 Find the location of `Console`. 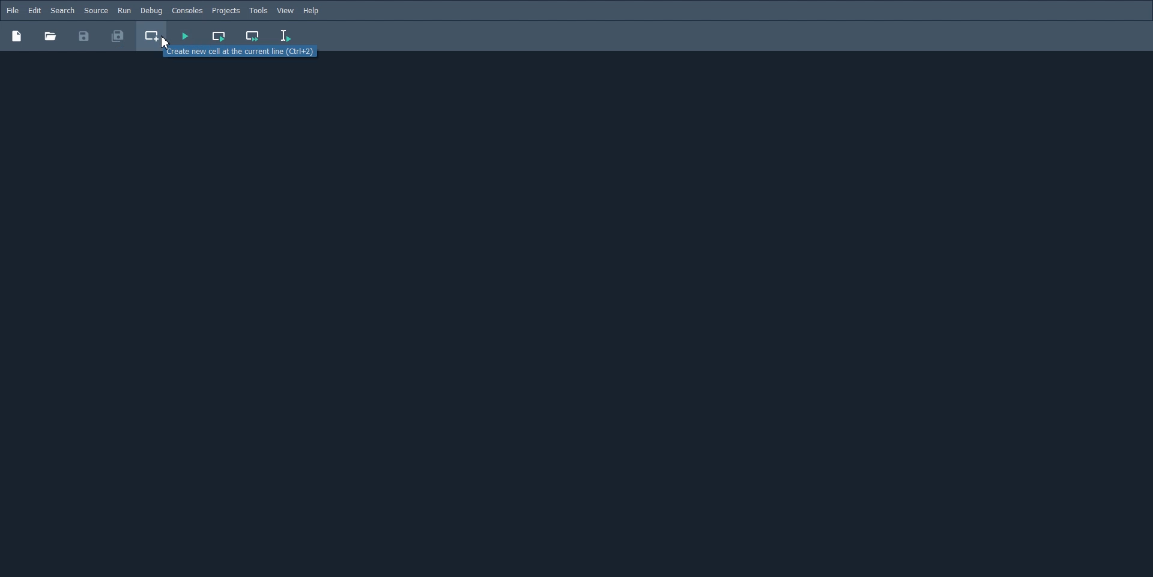

Console is located at coordinates (187, 11).